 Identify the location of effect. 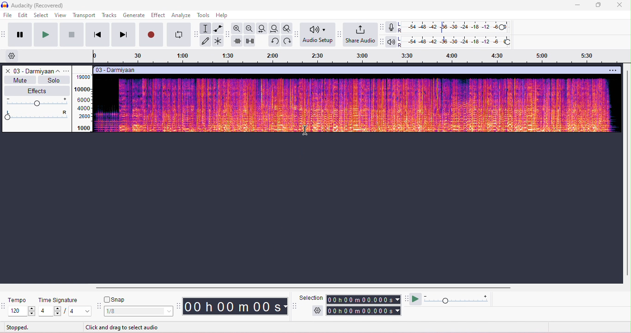
(158, 16).